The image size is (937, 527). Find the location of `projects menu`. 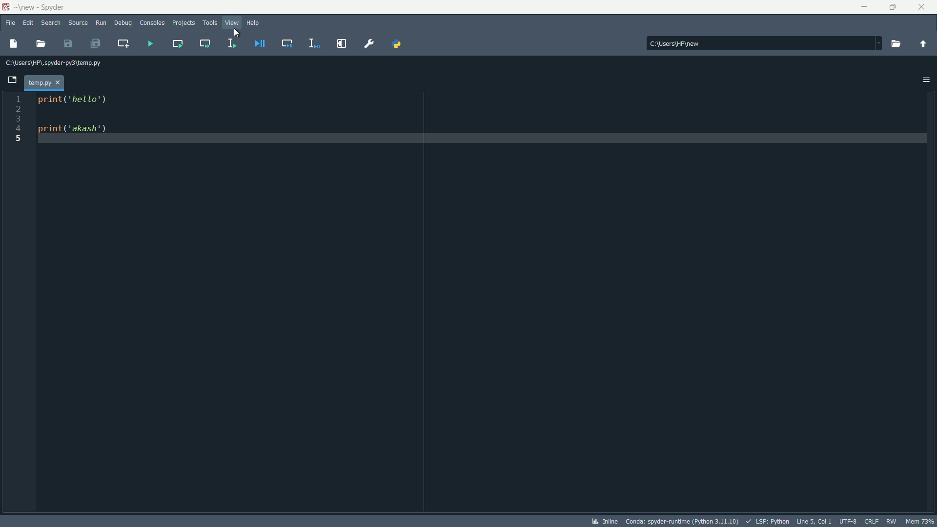

projects menu is located at coordinates (183, 22).